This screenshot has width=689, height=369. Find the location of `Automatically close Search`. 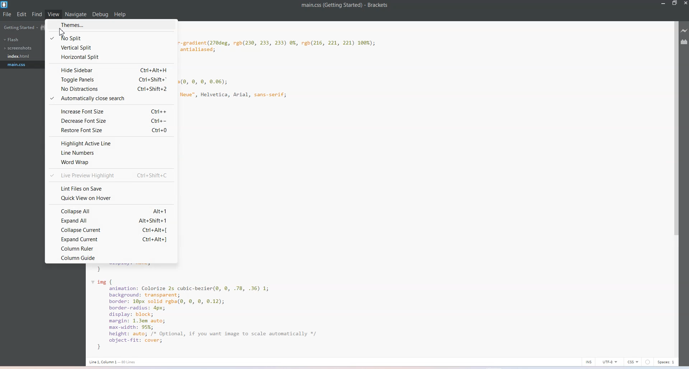

Automatically close Search is located at coordinates (111, 98).